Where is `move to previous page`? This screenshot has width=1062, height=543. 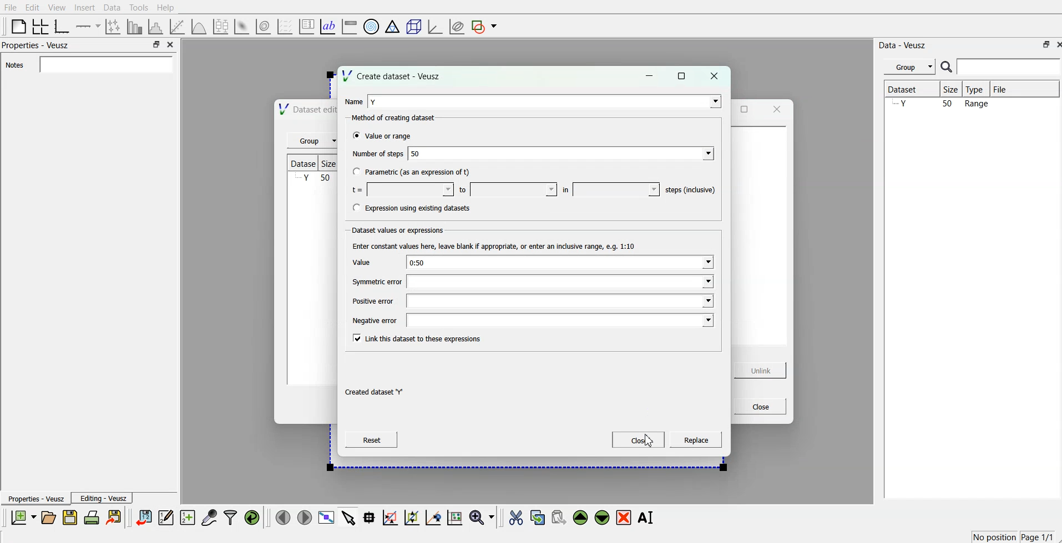
move to previous page is located at coordinates (284, 517).